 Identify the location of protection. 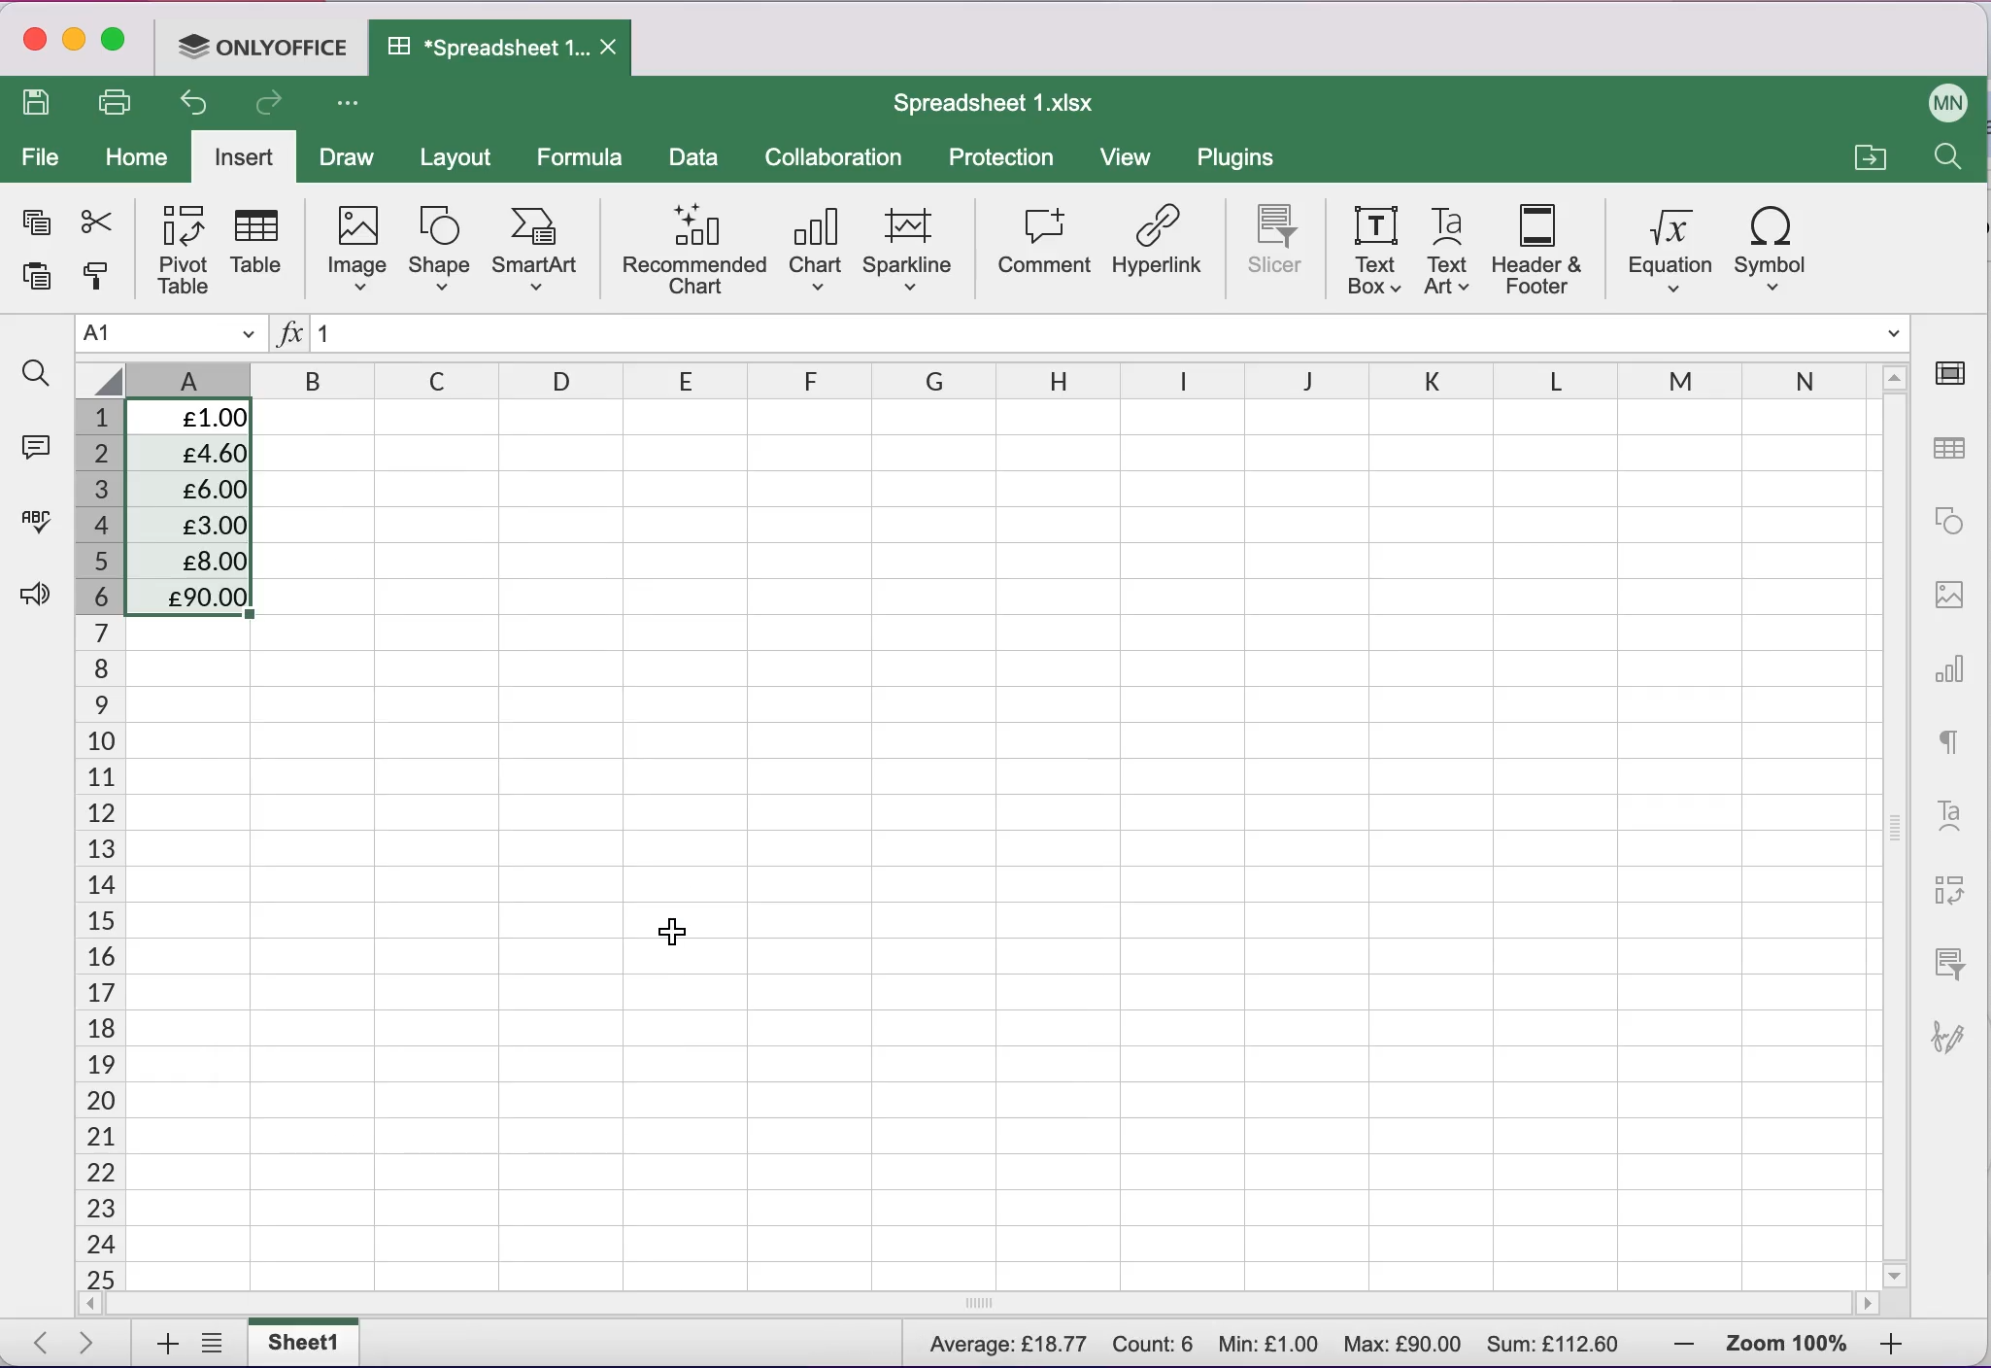
(999, 158).